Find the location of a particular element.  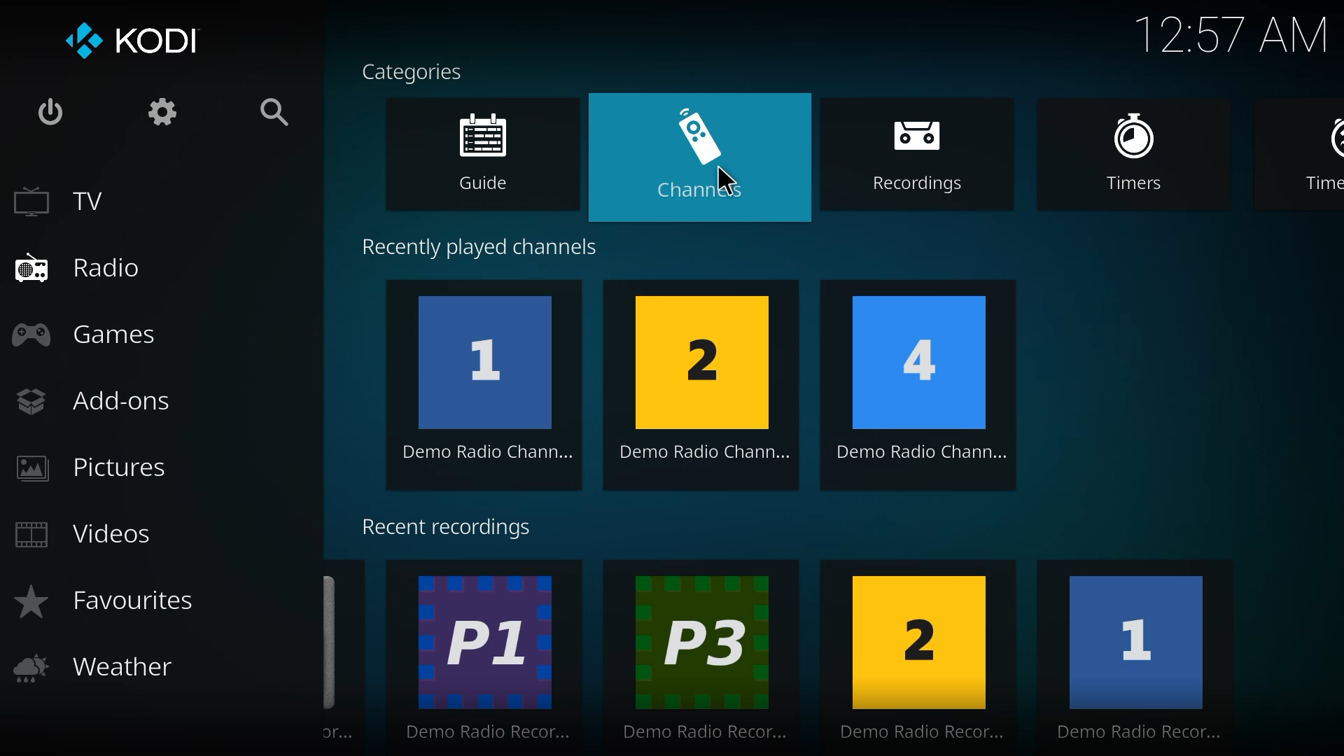

tv is located at coordinates (60, 202).